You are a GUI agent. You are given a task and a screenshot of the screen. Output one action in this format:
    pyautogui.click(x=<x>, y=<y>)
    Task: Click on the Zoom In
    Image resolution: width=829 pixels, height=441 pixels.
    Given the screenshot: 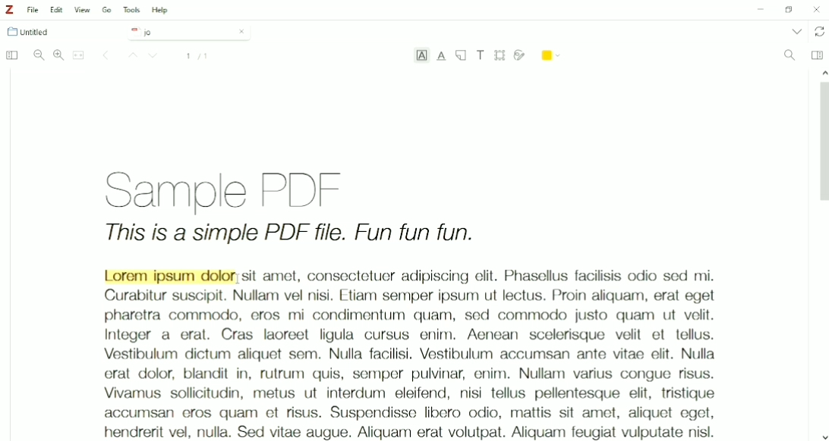 What is the action you would take?
    pyautogui.click(x=58, y=55)
    